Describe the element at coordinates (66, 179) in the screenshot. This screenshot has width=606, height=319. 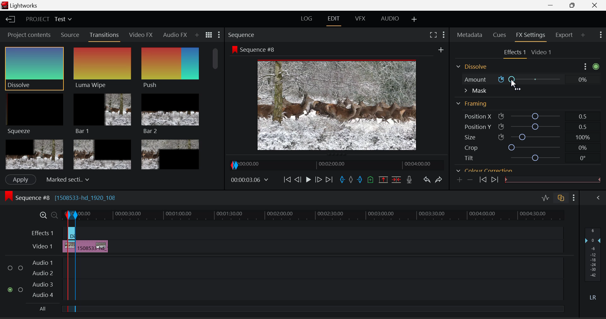
I see `Centered here` at that location.